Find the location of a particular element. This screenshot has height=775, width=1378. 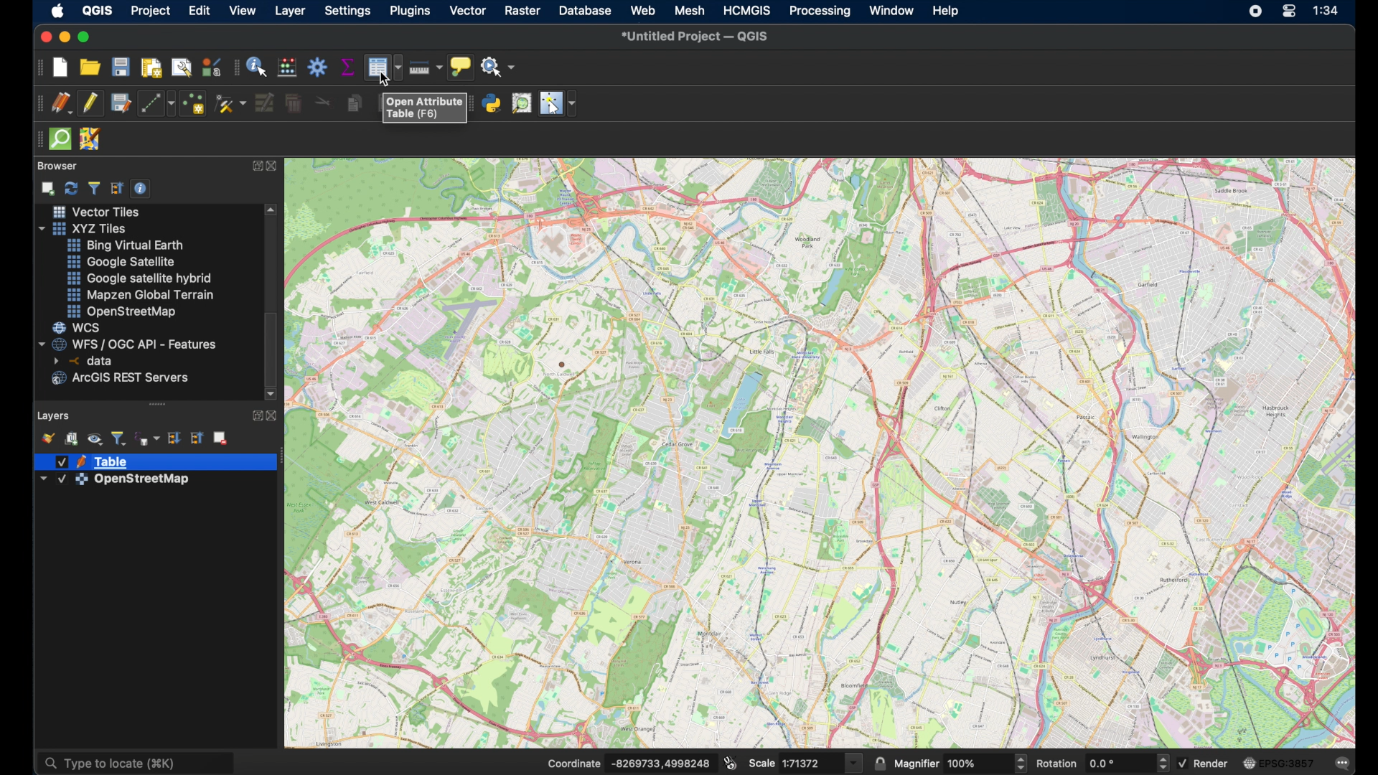

add group is located at coordinates (72, 438).